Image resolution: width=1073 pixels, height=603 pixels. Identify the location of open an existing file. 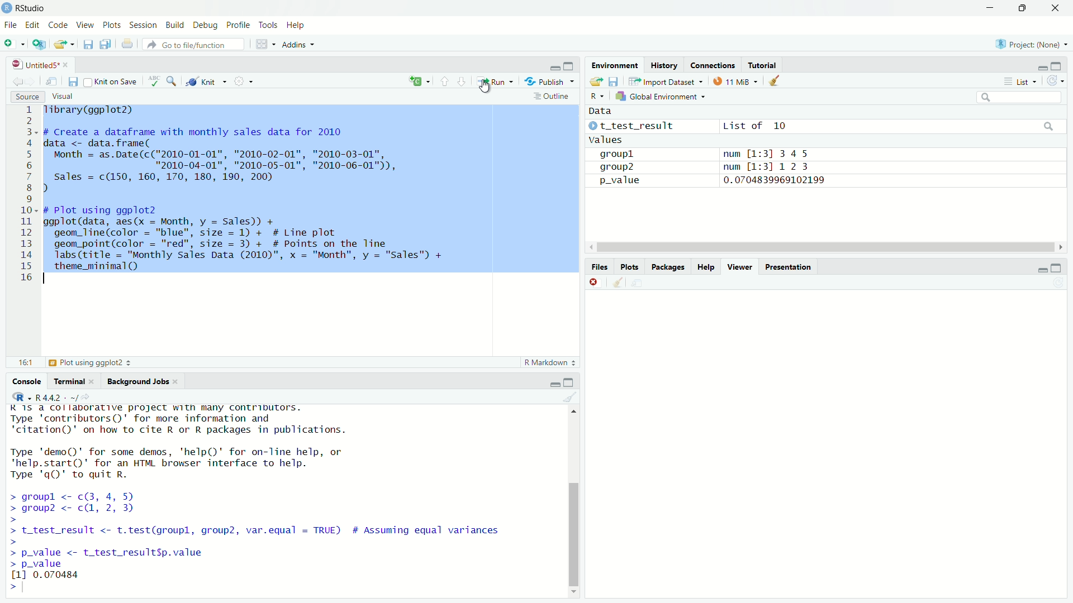
(65, 45).